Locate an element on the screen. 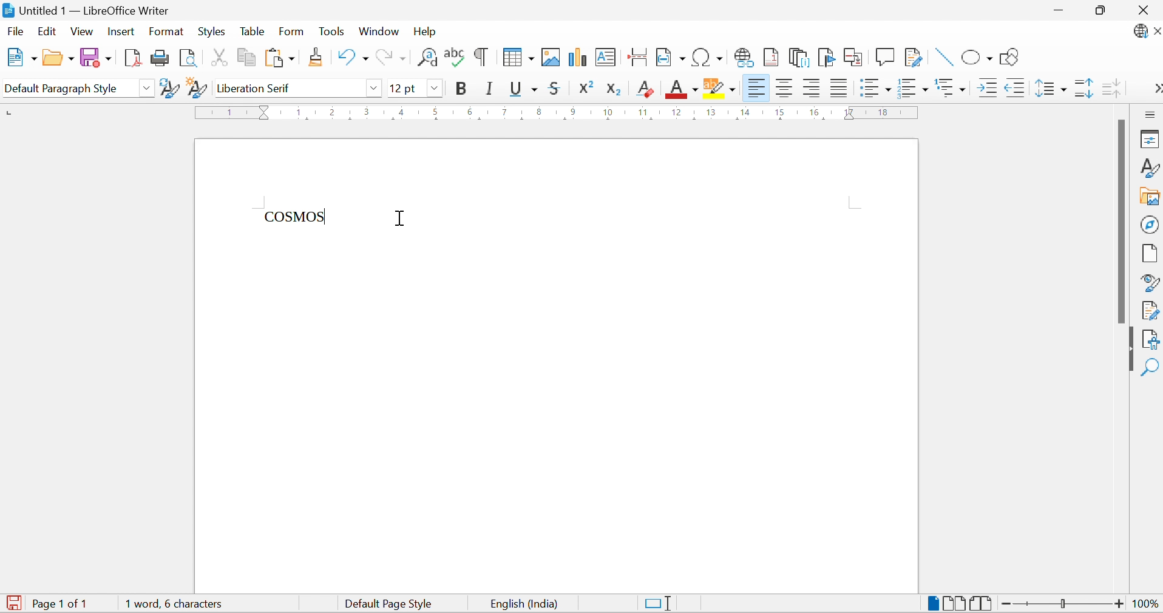  Toggle Unordered List is located at coordinates (874, 86).